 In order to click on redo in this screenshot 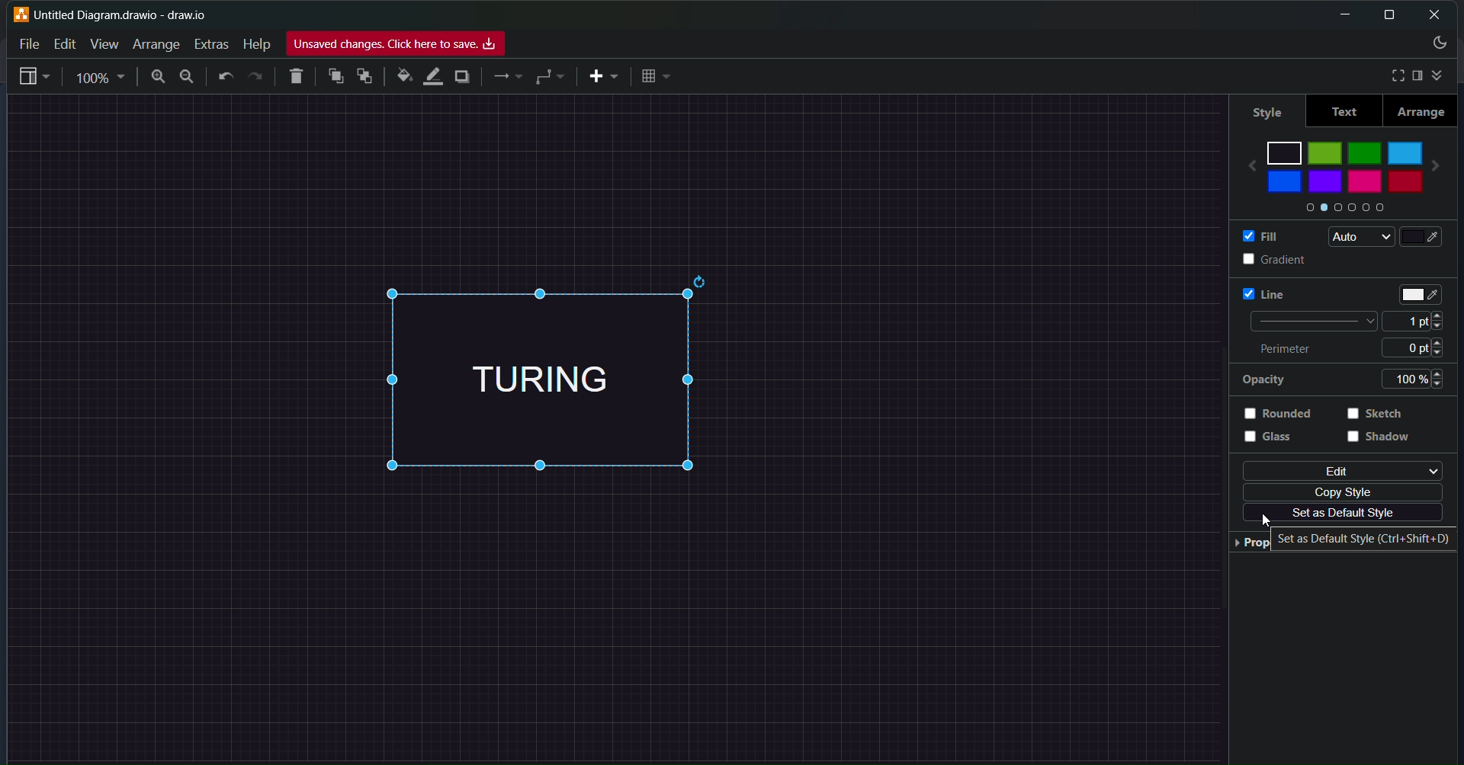, I will do `click(256, 76)`.